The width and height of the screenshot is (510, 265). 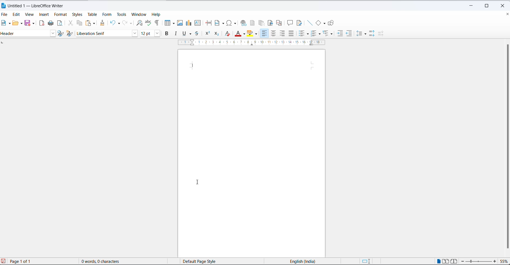 What do you see at coordinates (158, 23) in the screenshot?
I see `toggle formatting marks` at bounding box center [158, 23].